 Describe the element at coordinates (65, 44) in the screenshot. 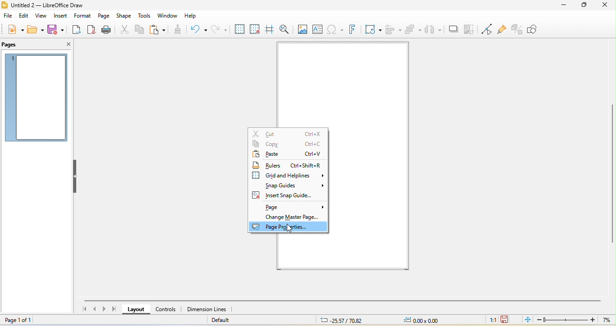

I see `close` at that location.